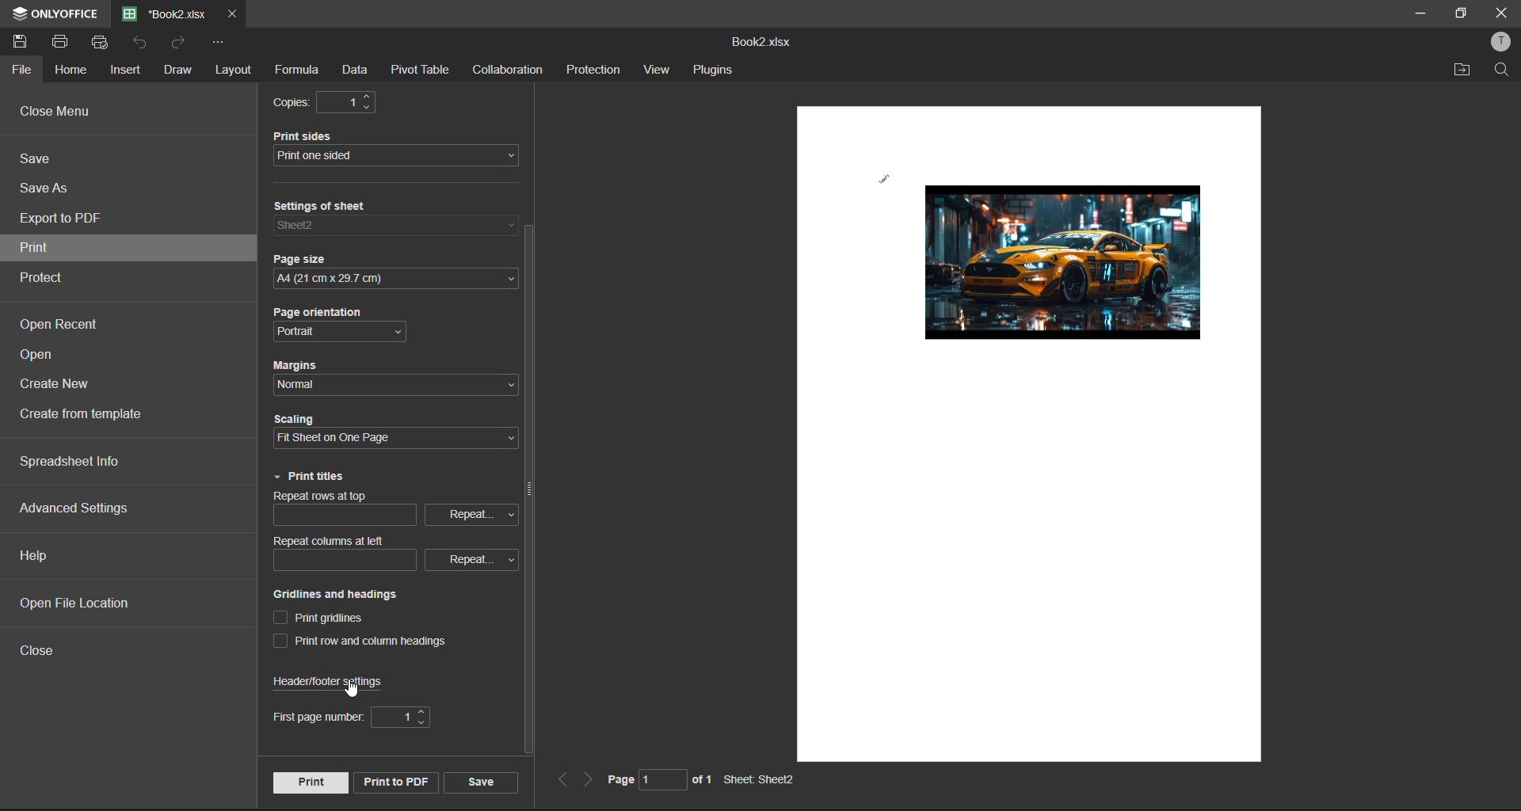  What do you see at coordinates (765, 780) in the screenshot?
I see `sheet name` at bounding box center [765, 780].